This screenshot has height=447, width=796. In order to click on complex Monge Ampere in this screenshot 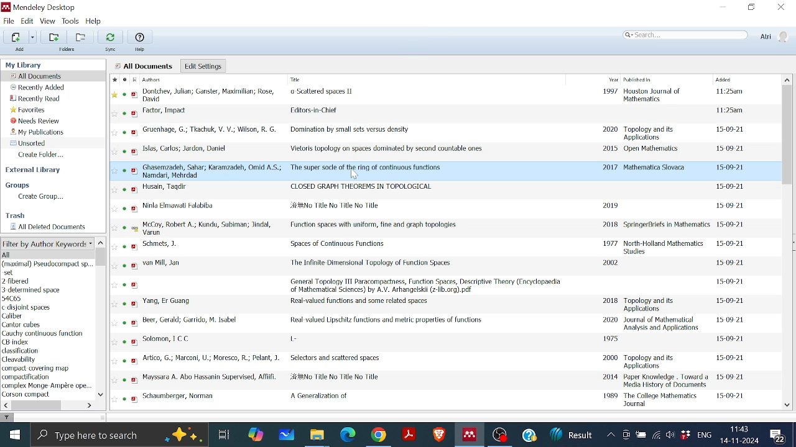, I will do `click(46, 385)`.